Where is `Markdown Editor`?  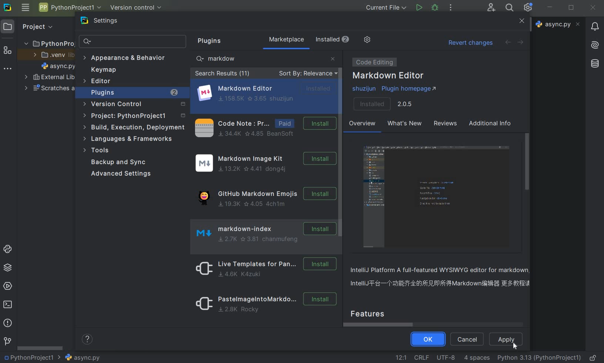
Markdown Editor is located at coordinates (389, 76).